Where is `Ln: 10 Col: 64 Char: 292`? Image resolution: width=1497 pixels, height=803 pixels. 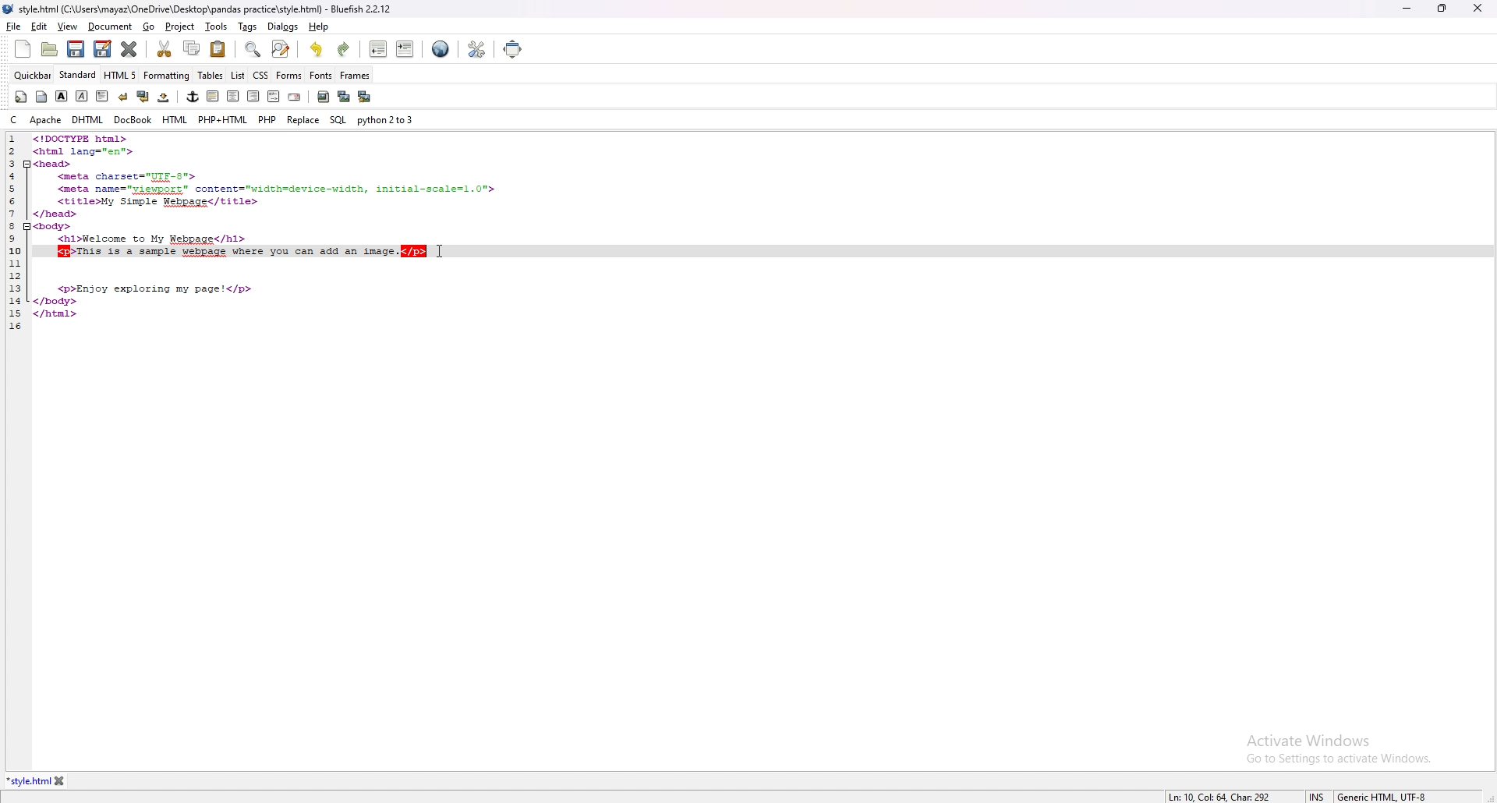
Ln: 10 Col: 64 Char: 292 is located at coordinates (1221, 796).